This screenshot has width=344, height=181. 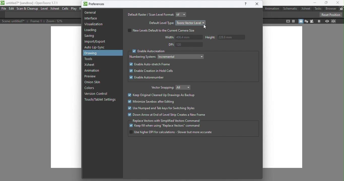 I want to click on Onion skin, so click(x=94, y=83).